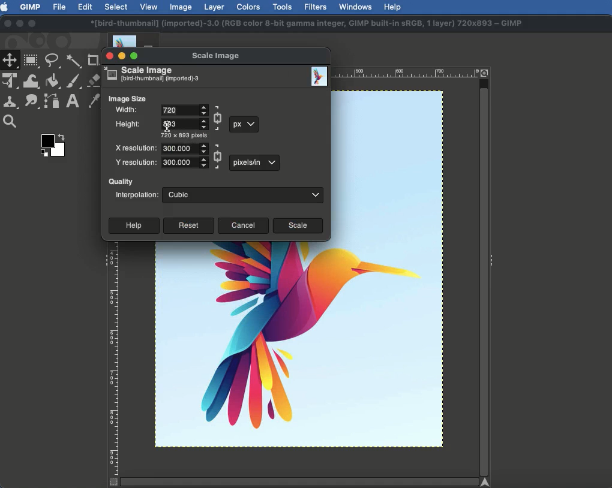  I want to click on Quality, so click(120, 180).